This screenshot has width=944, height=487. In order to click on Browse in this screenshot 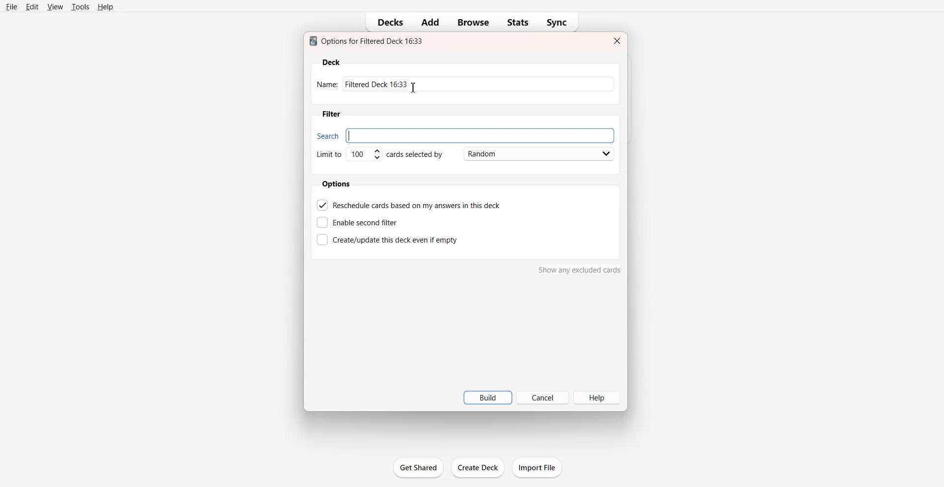, I will do `click(474, 23)`.